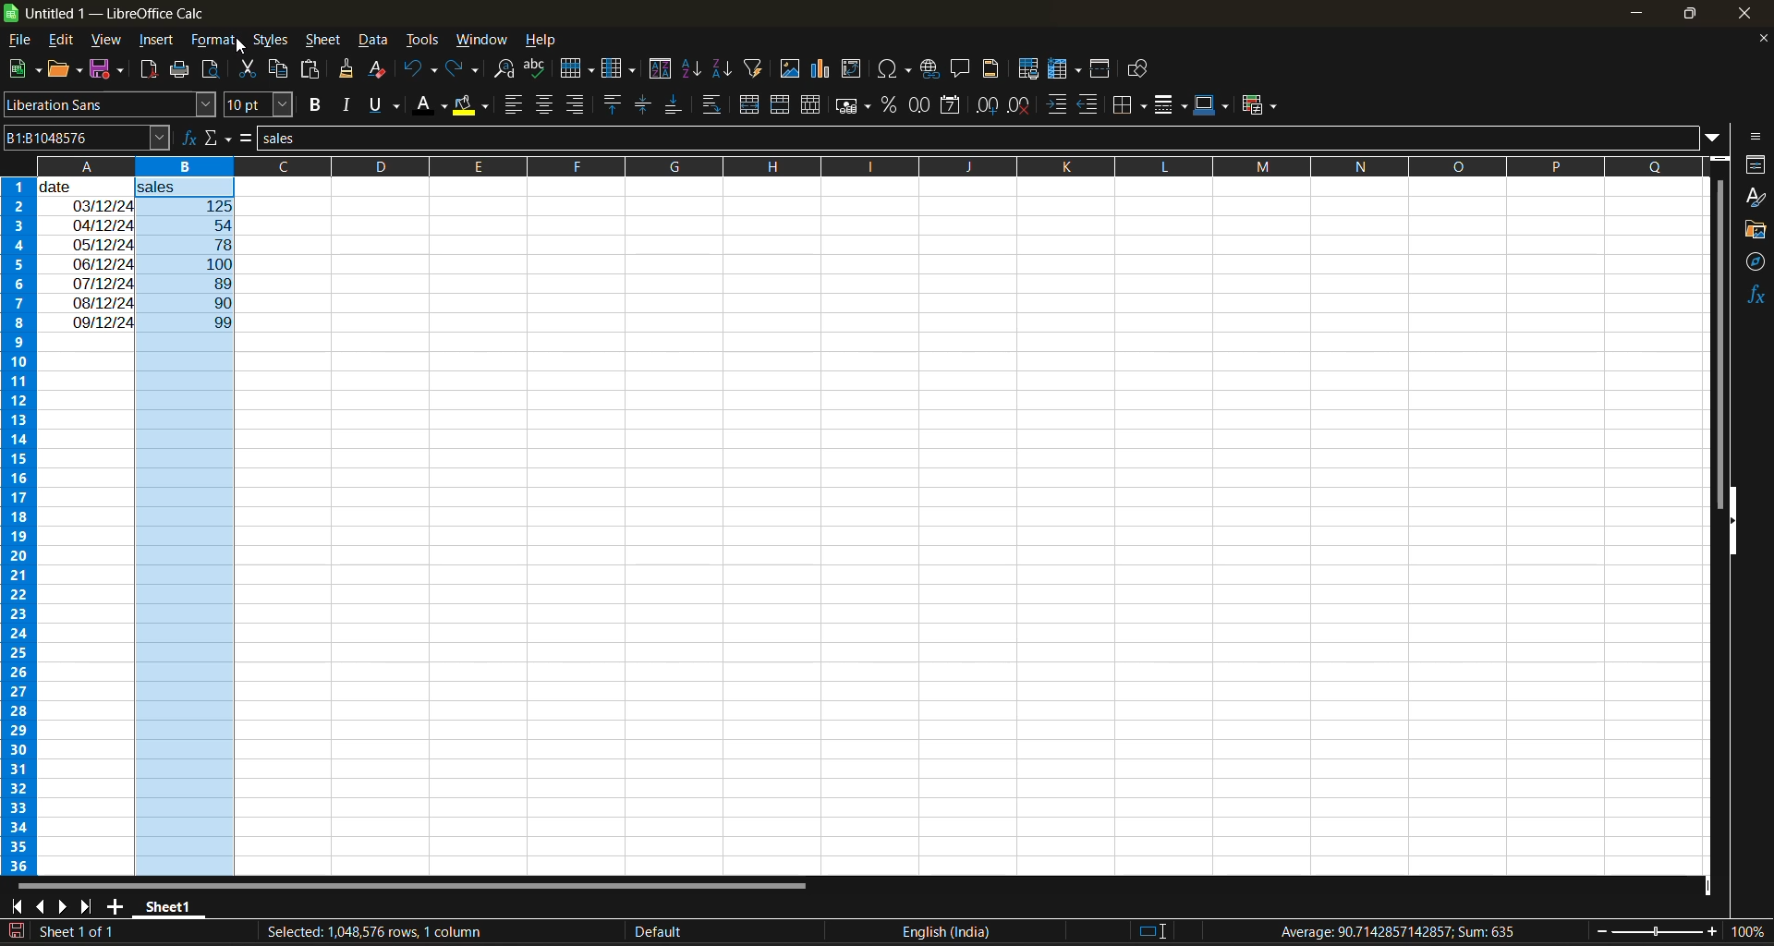  I want to click on format as date, so click(948, 106).